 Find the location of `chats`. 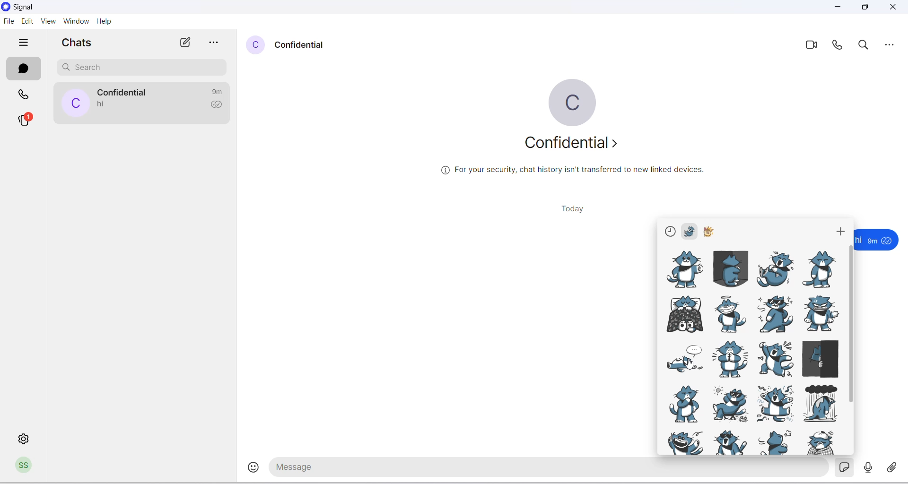

chats is located at coordinates (25, 68).